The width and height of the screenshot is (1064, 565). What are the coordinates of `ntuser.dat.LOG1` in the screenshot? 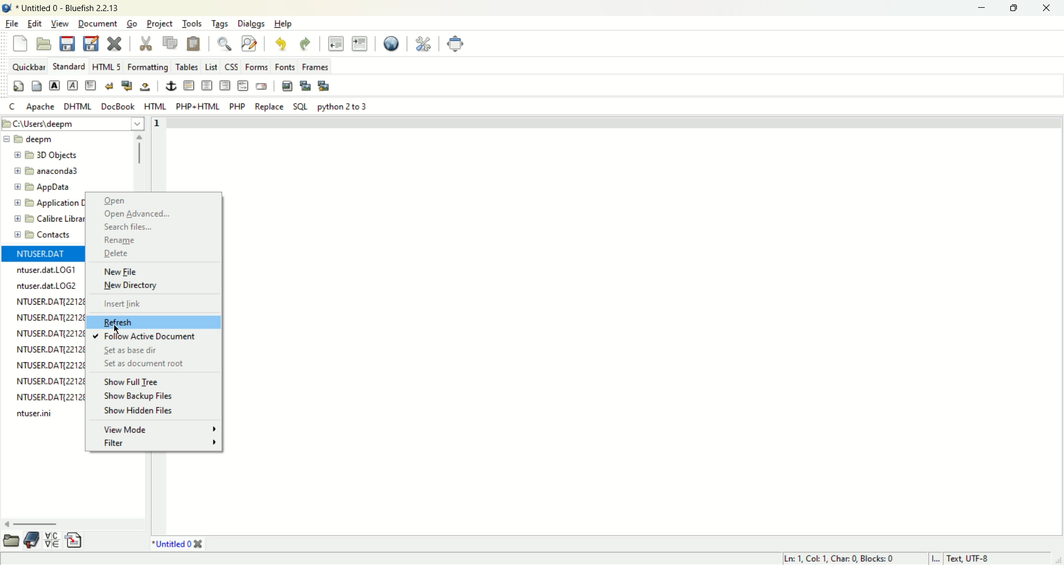 It's located at (47, 270).